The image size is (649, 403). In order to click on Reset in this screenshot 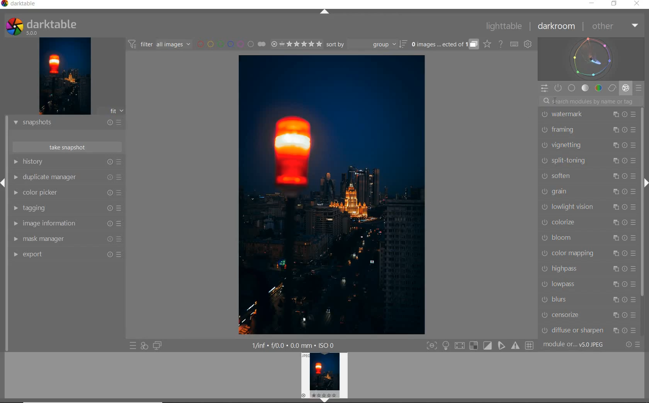, I will do `click(109, 240)`.